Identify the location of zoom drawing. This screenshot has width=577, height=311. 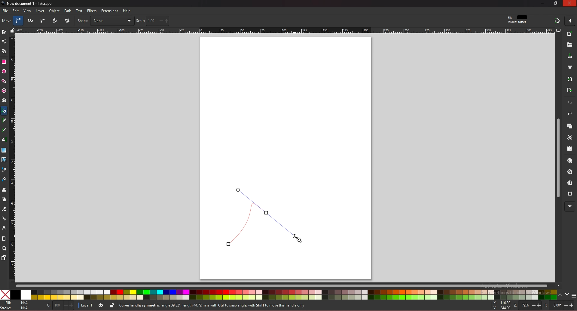
(569, 172).